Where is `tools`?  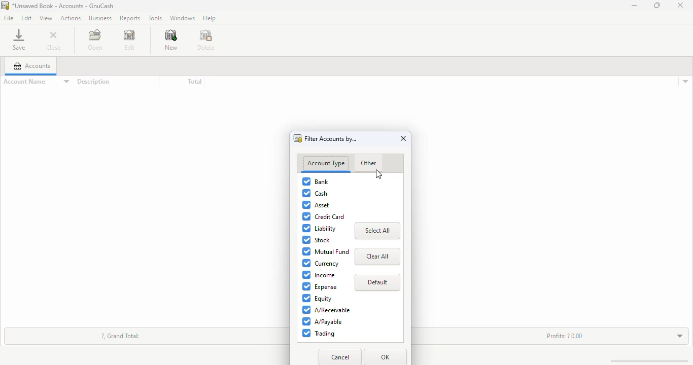 tools is located at coordinates (155, 18).